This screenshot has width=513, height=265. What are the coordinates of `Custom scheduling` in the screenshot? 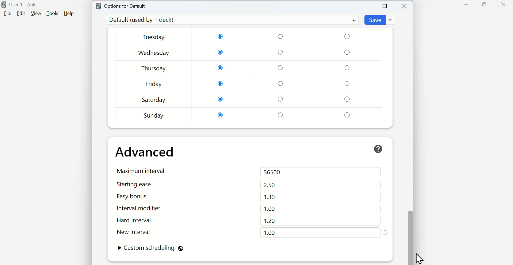 It's located at (150, 248).